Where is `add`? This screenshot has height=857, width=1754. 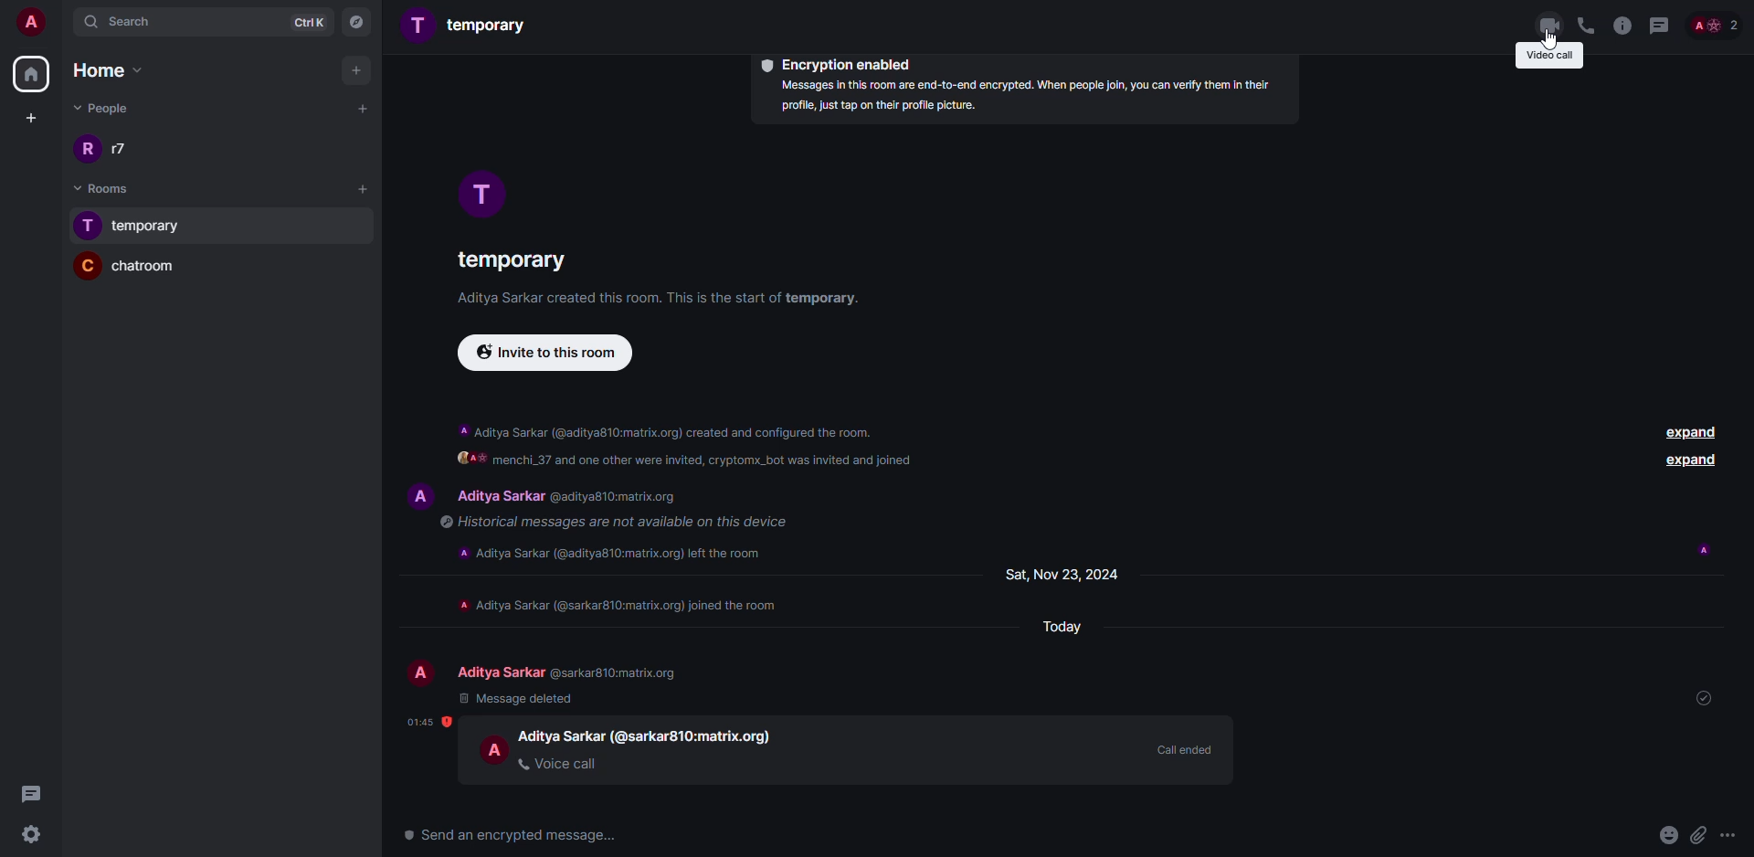 add is located at coordinates (358, 69).